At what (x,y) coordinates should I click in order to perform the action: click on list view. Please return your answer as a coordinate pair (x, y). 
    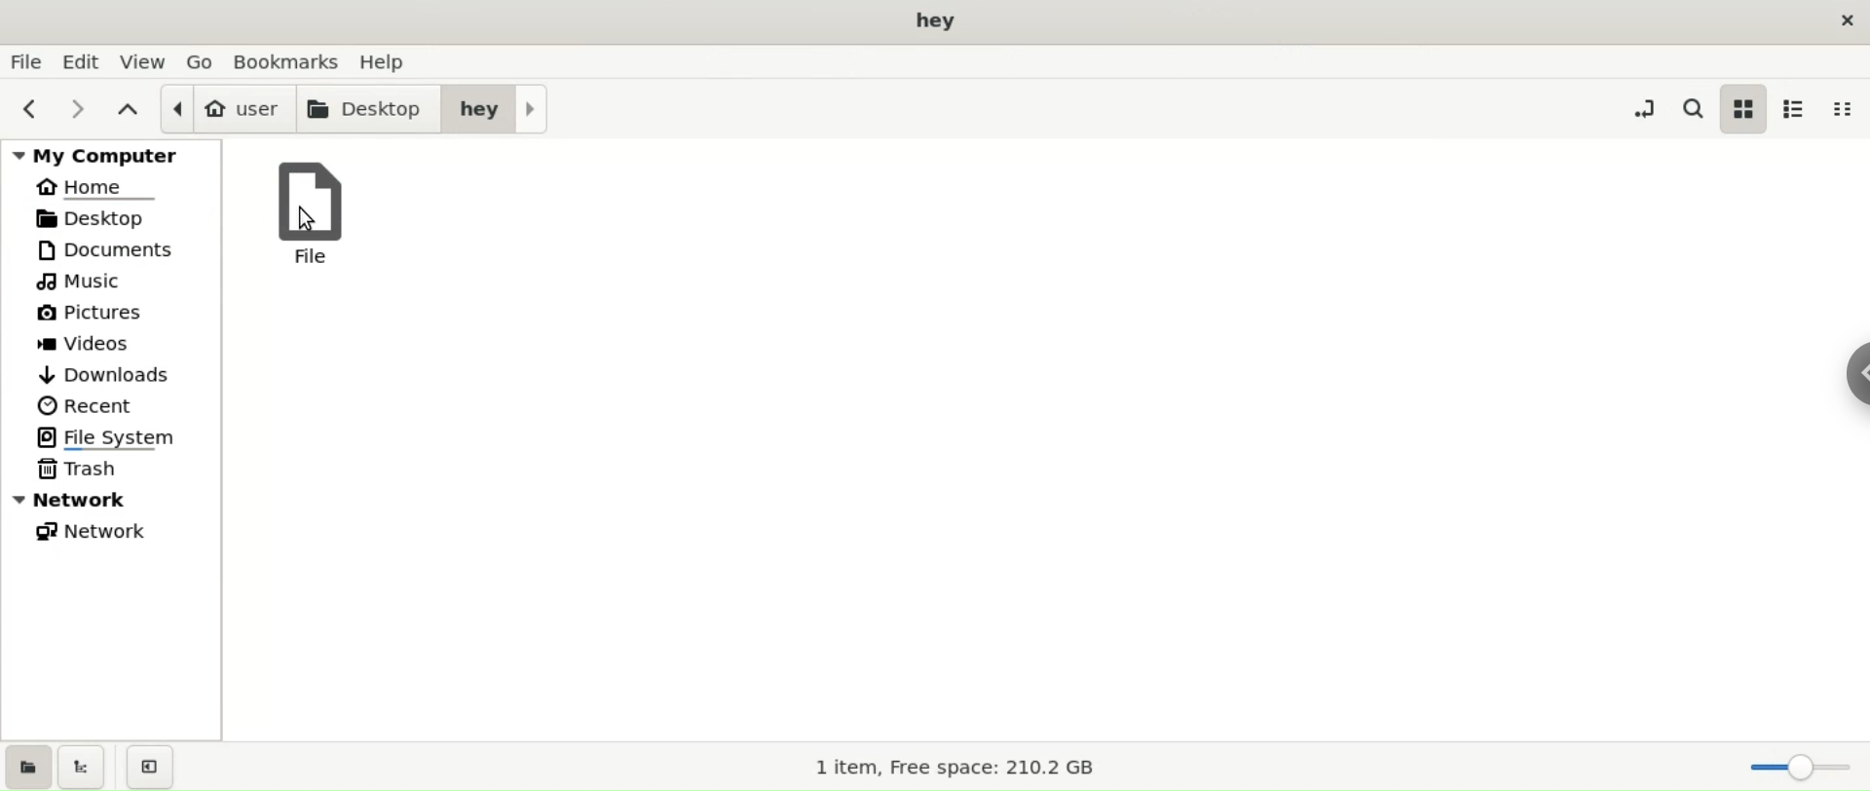
    Looking at the image, I should click on (1796, 111).